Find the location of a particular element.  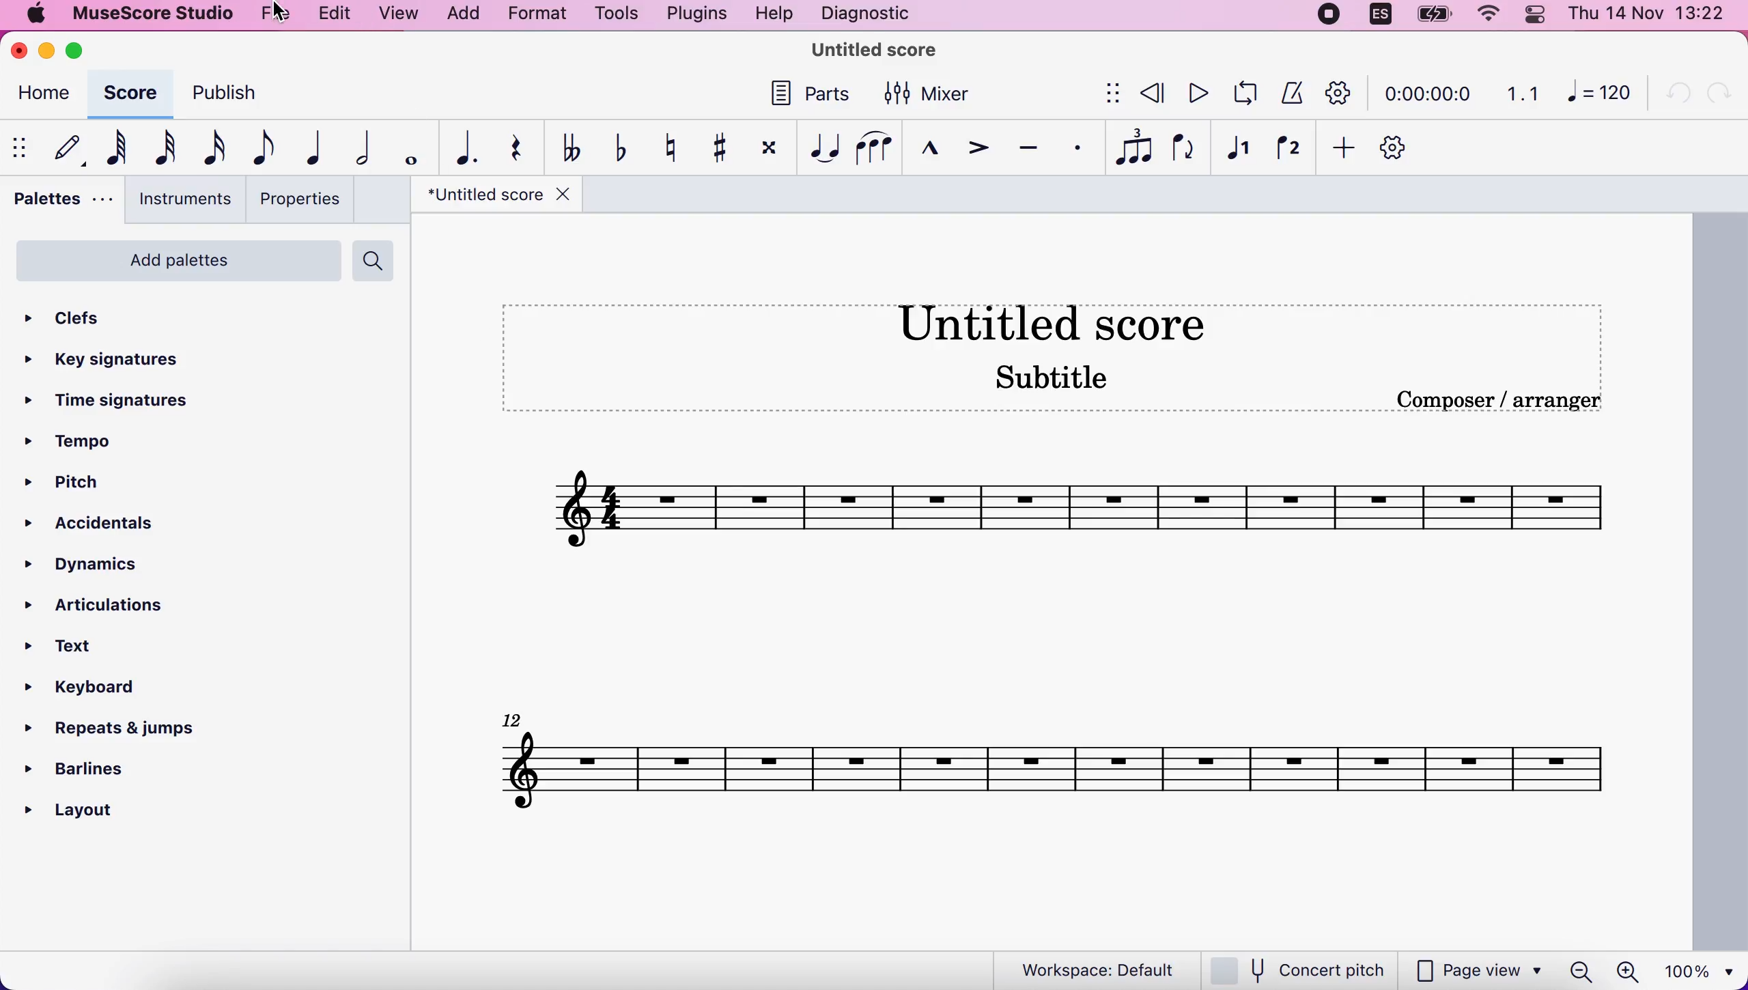

metronome is located at coordinates (1289, 94).